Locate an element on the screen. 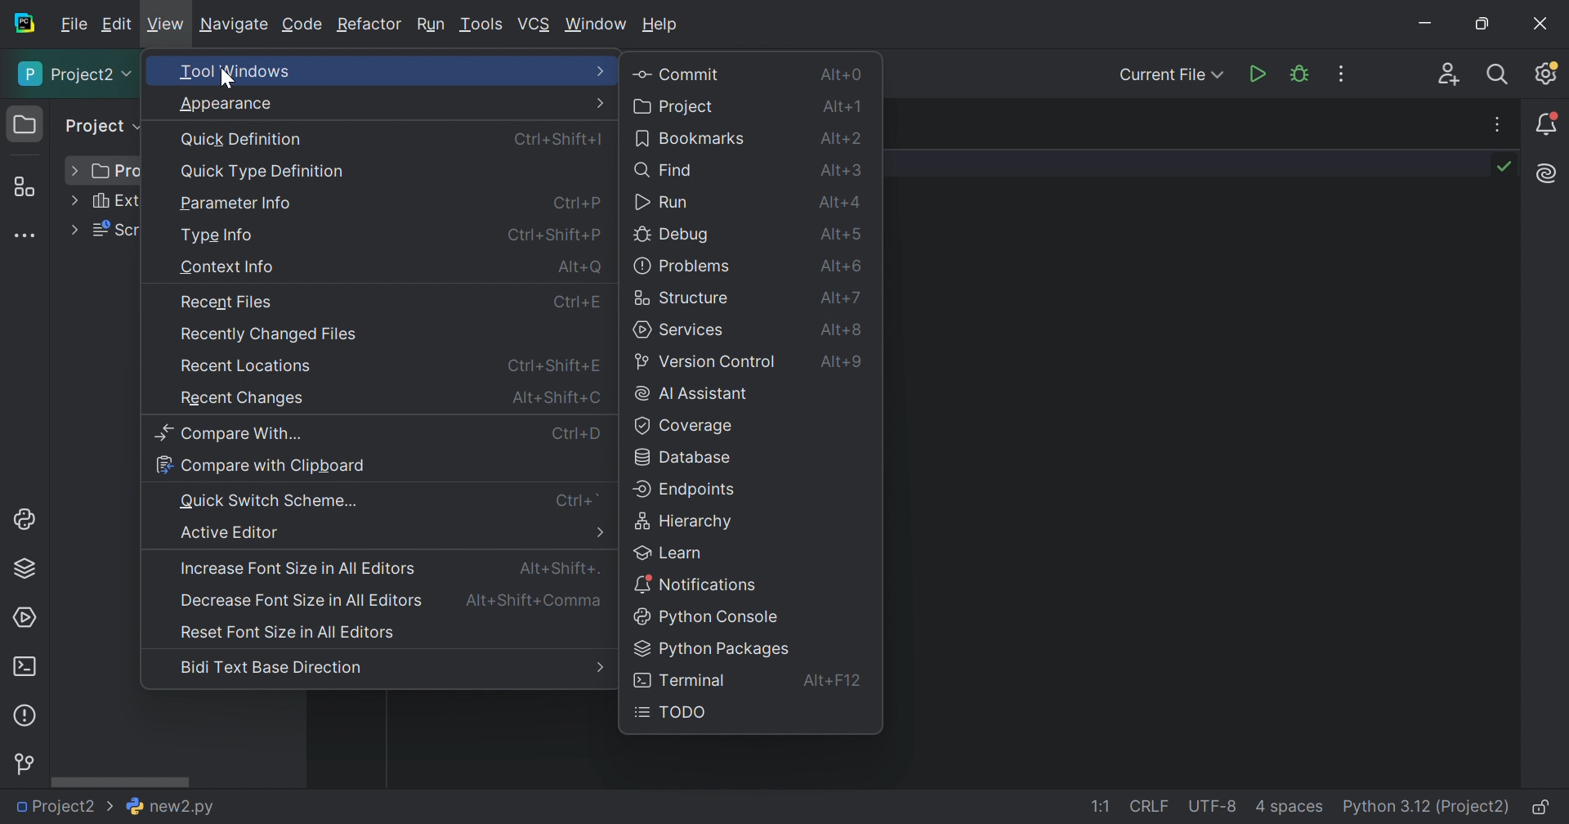 Image resolution: width=1569 pixels, height=824 pixels. Alt+2 is located at coordinates (843, 139).